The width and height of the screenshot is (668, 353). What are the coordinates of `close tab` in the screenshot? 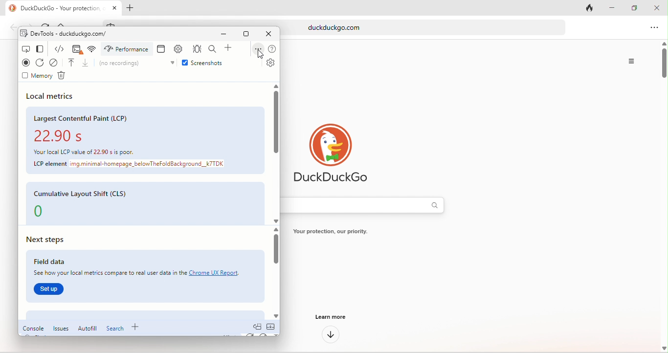 It's located at (115, 8).